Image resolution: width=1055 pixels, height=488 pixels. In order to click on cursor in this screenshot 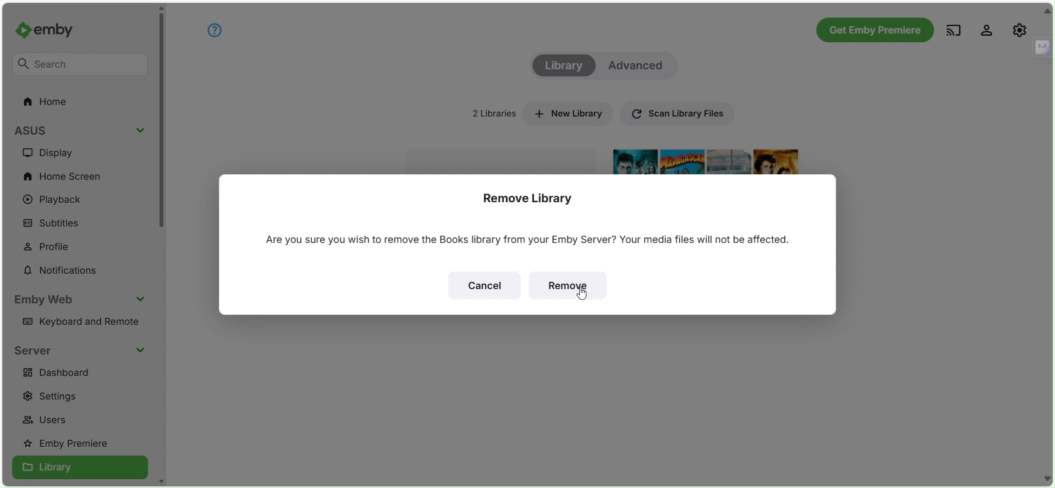, I will do `click(580, 295)`.